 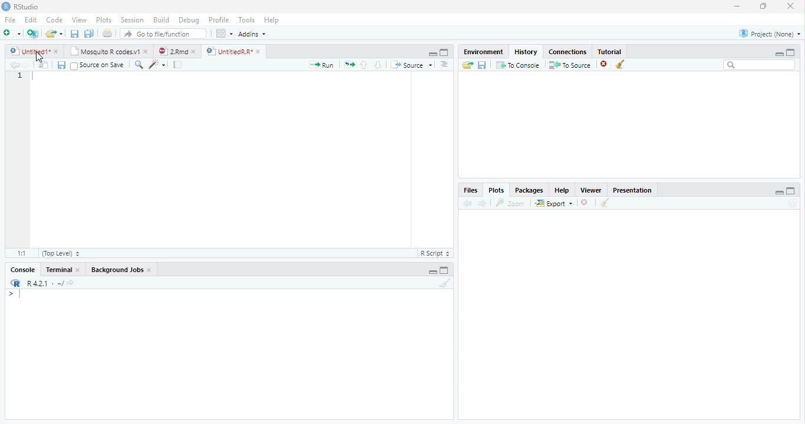 I want to click on Show in new window, so click(x=43, y=67).